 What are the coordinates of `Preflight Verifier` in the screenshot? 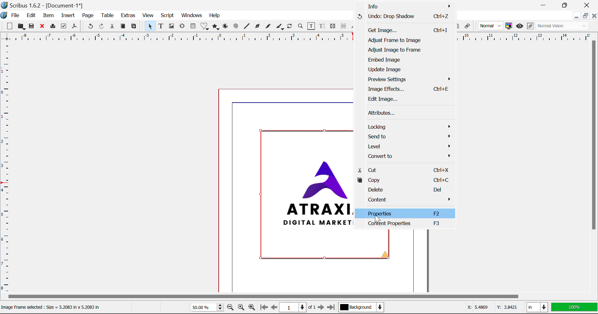 It's located at (64, 27).